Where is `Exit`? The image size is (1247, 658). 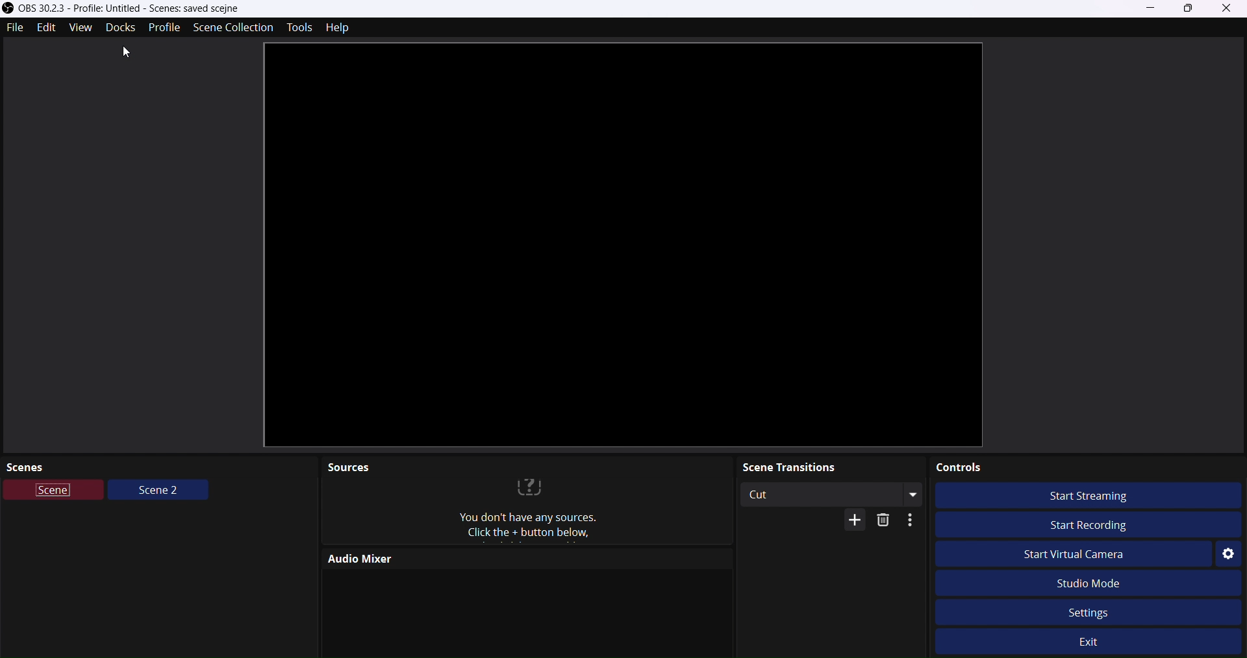 Exit is located at coordinates (1100, 644).